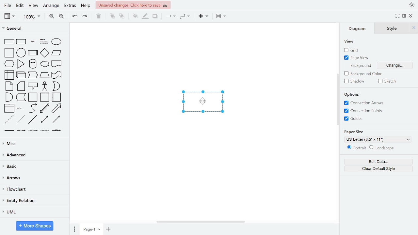 This screenshot has height=235, width=418. I want to click on unsaved changes . Click here to save, so click(133, 5).